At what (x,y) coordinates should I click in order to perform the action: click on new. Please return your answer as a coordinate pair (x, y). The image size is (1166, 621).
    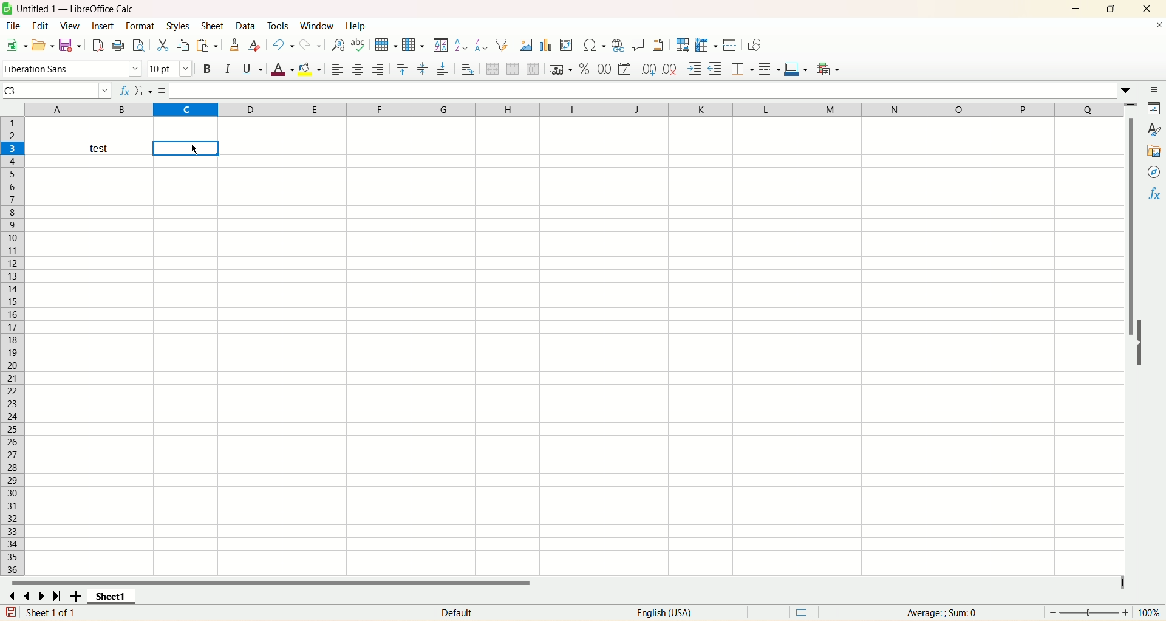
    Looking at the image, I should click on (16, 45).